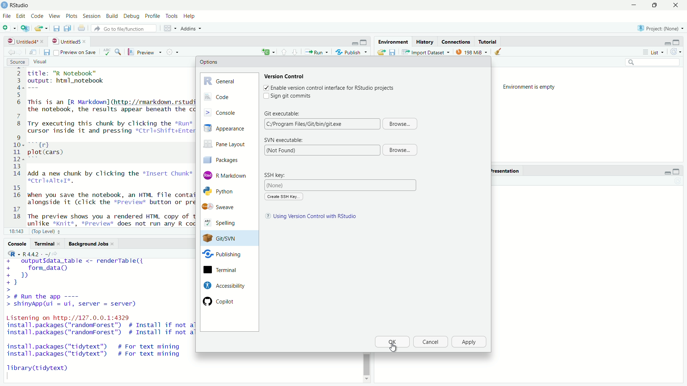  What do you see at coordinates (472, 51) in the screenshot?
I see `208 ` at bounding box center [472, 51].